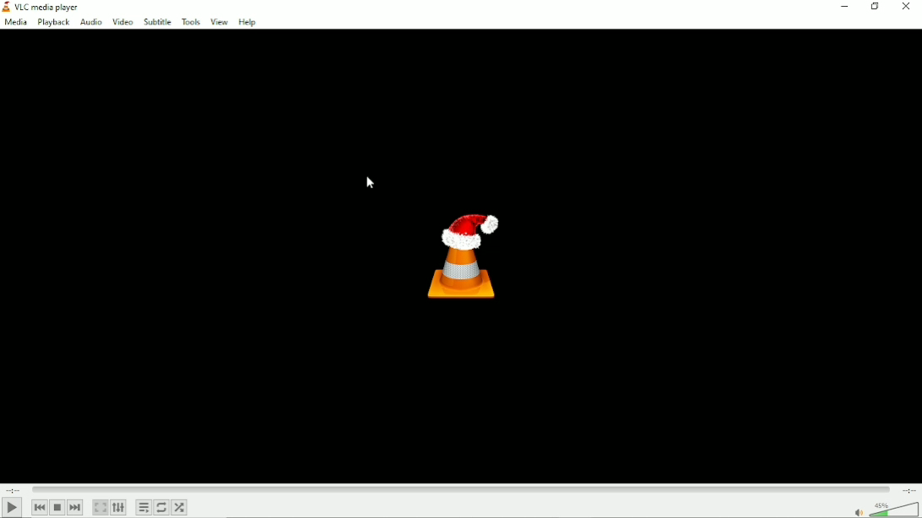 This screenshot has height=518, width=922. What do you see at coordinates (52, 23) in the screenshot?
I see `Playback` at bounding box center [52, 23].